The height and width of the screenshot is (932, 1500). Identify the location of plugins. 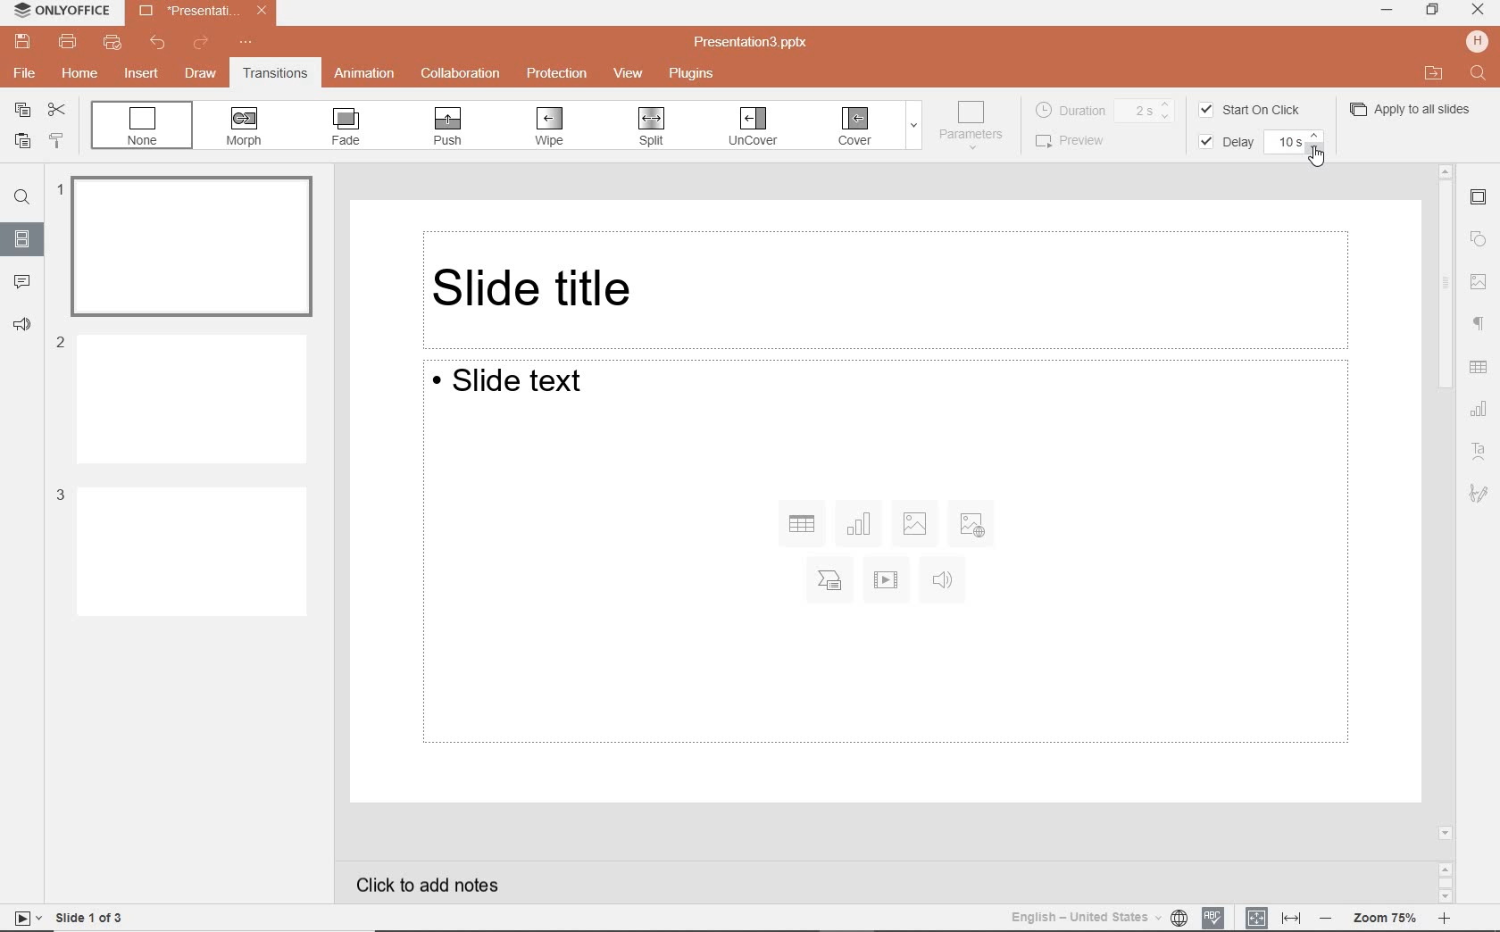
(696, 75).